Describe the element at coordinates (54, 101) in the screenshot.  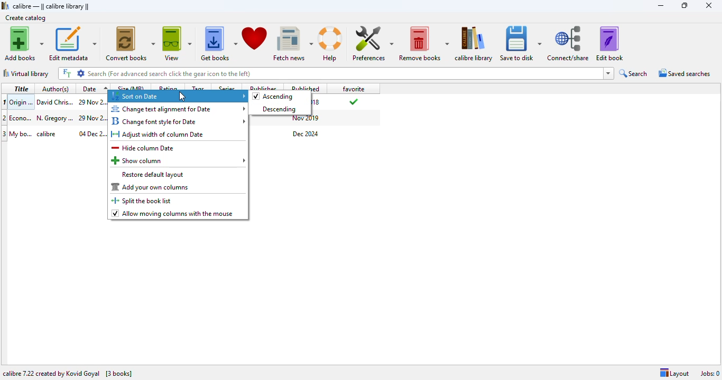
I see `author` at that location.